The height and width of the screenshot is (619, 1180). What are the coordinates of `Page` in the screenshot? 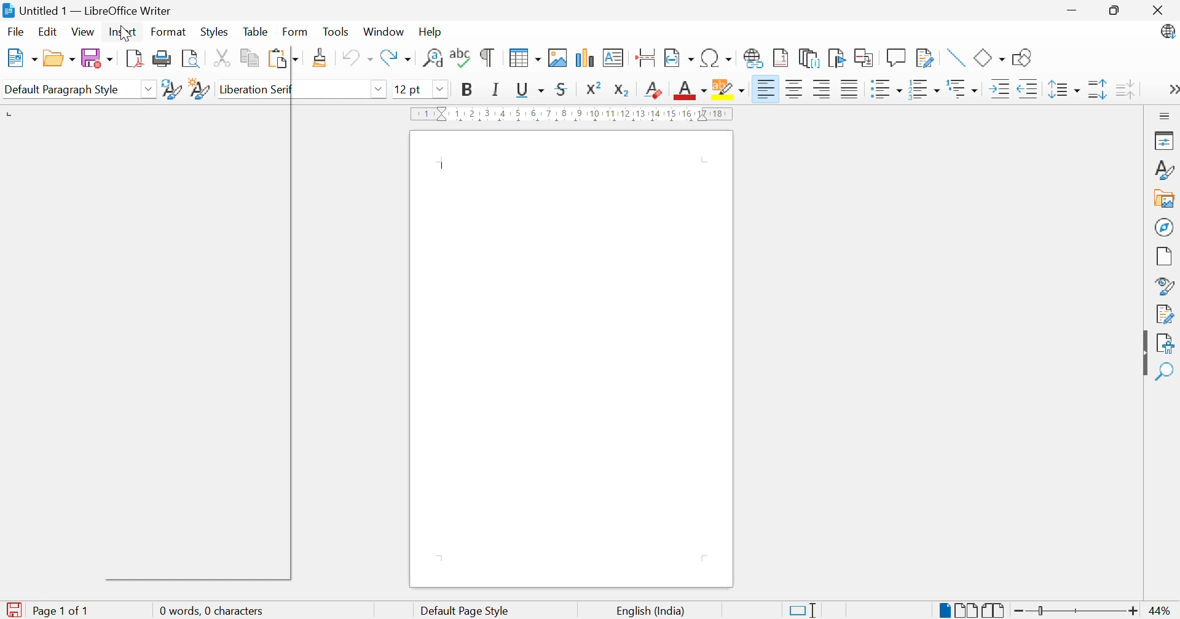 It's located at (1165, 257).